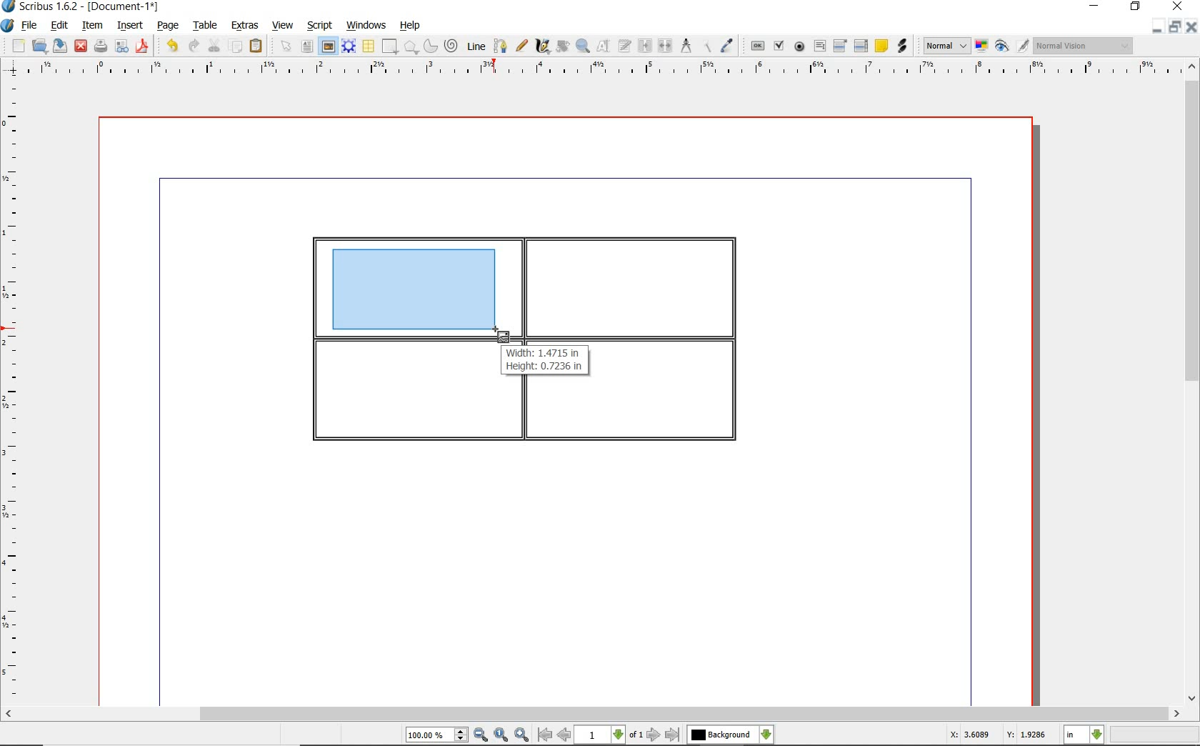 Image resolution: width=1200 pixels, height=746 pixels. I want to click on pdf push button, so click(758, 45).